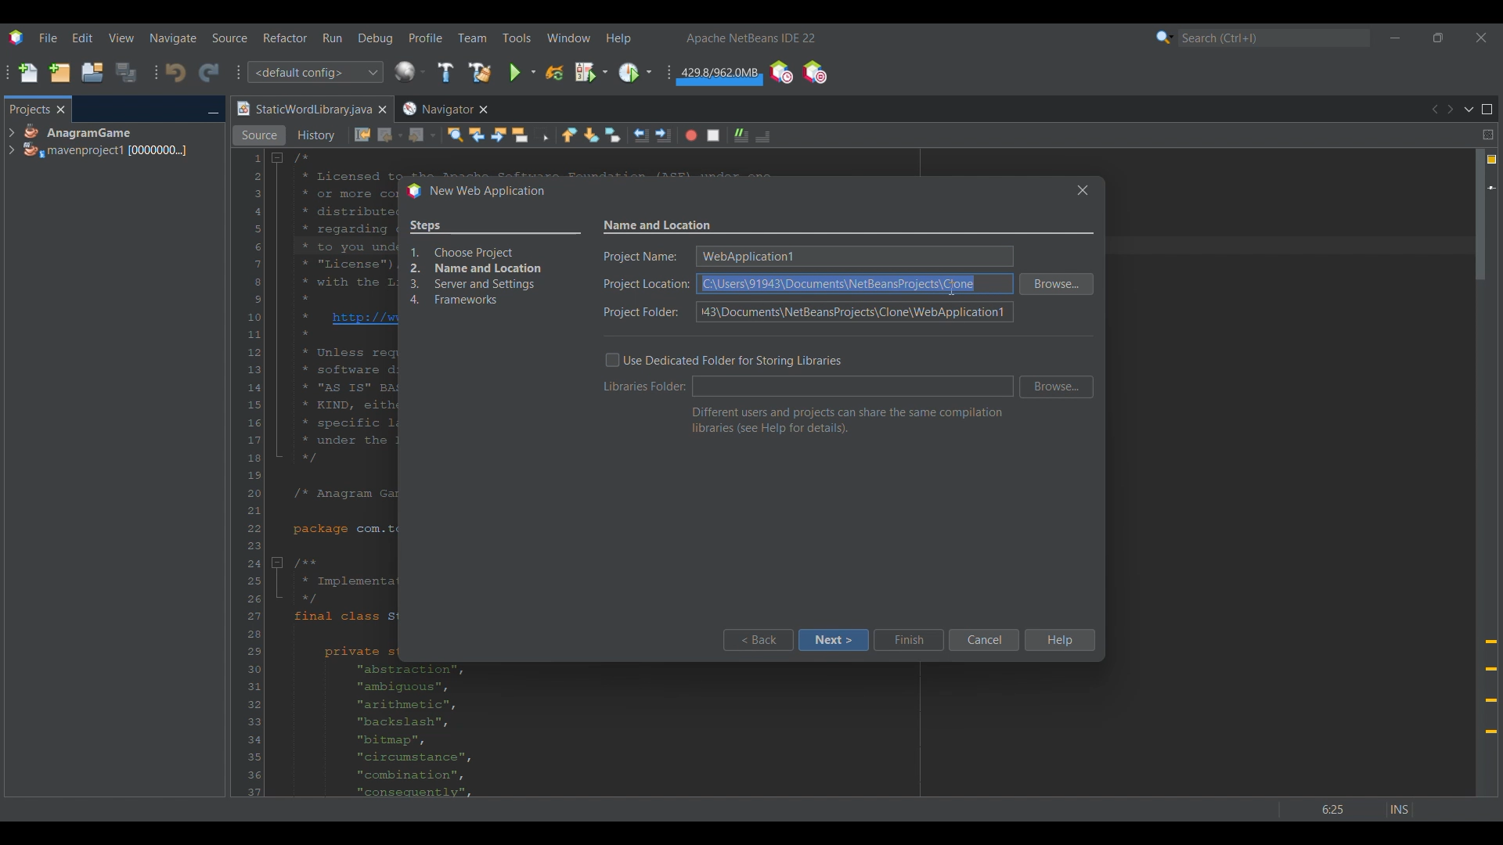  Describe the element at coordinates (853, 387) in the screenshot. I see `Text box` at that location.